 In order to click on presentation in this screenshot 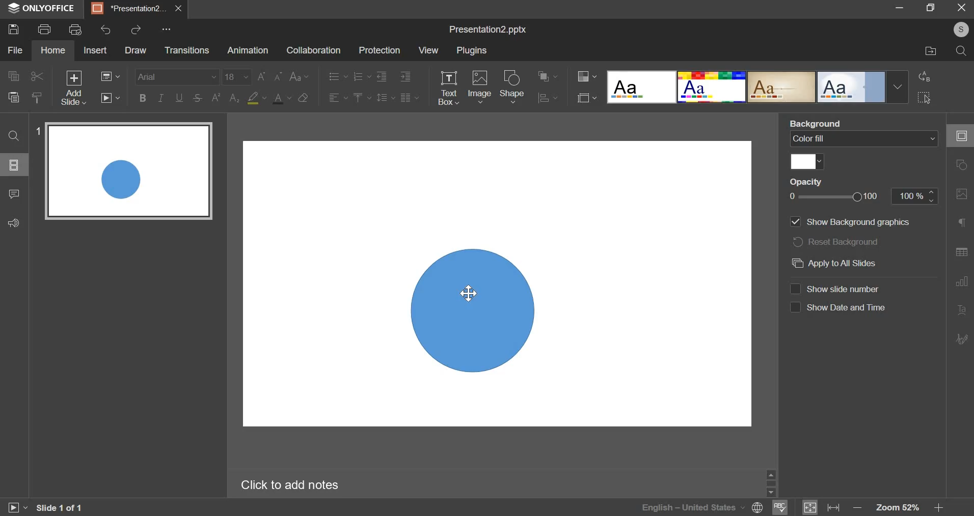, I will do `click(136, 10)`.